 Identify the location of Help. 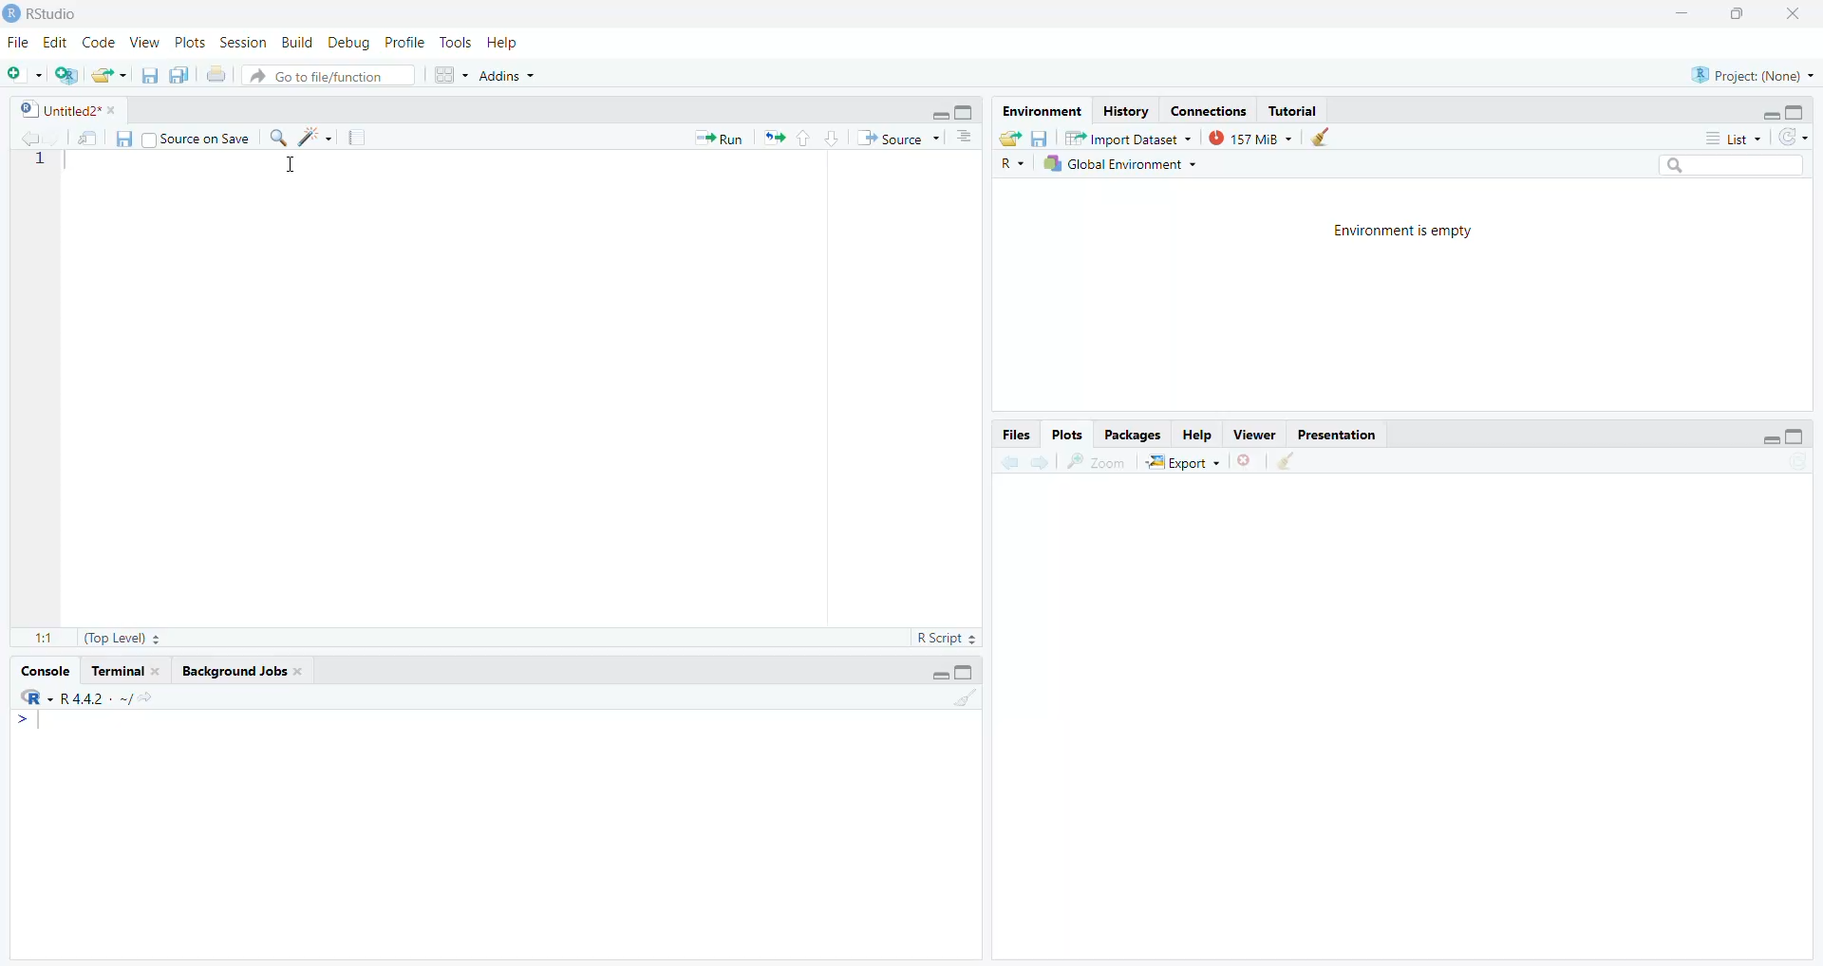
(508, 42).